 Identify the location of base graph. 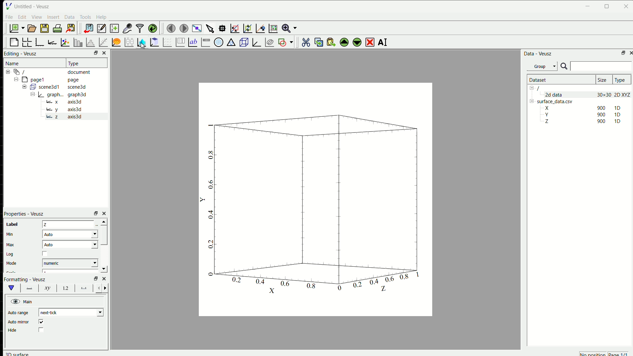
(40, 42).